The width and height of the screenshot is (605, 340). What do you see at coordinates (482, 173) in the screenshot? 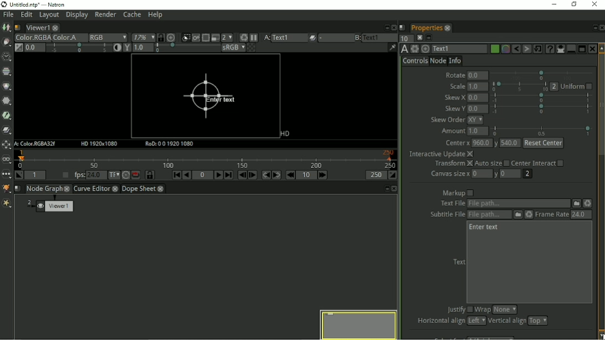
I see `0` at bounding box center [482, 173].